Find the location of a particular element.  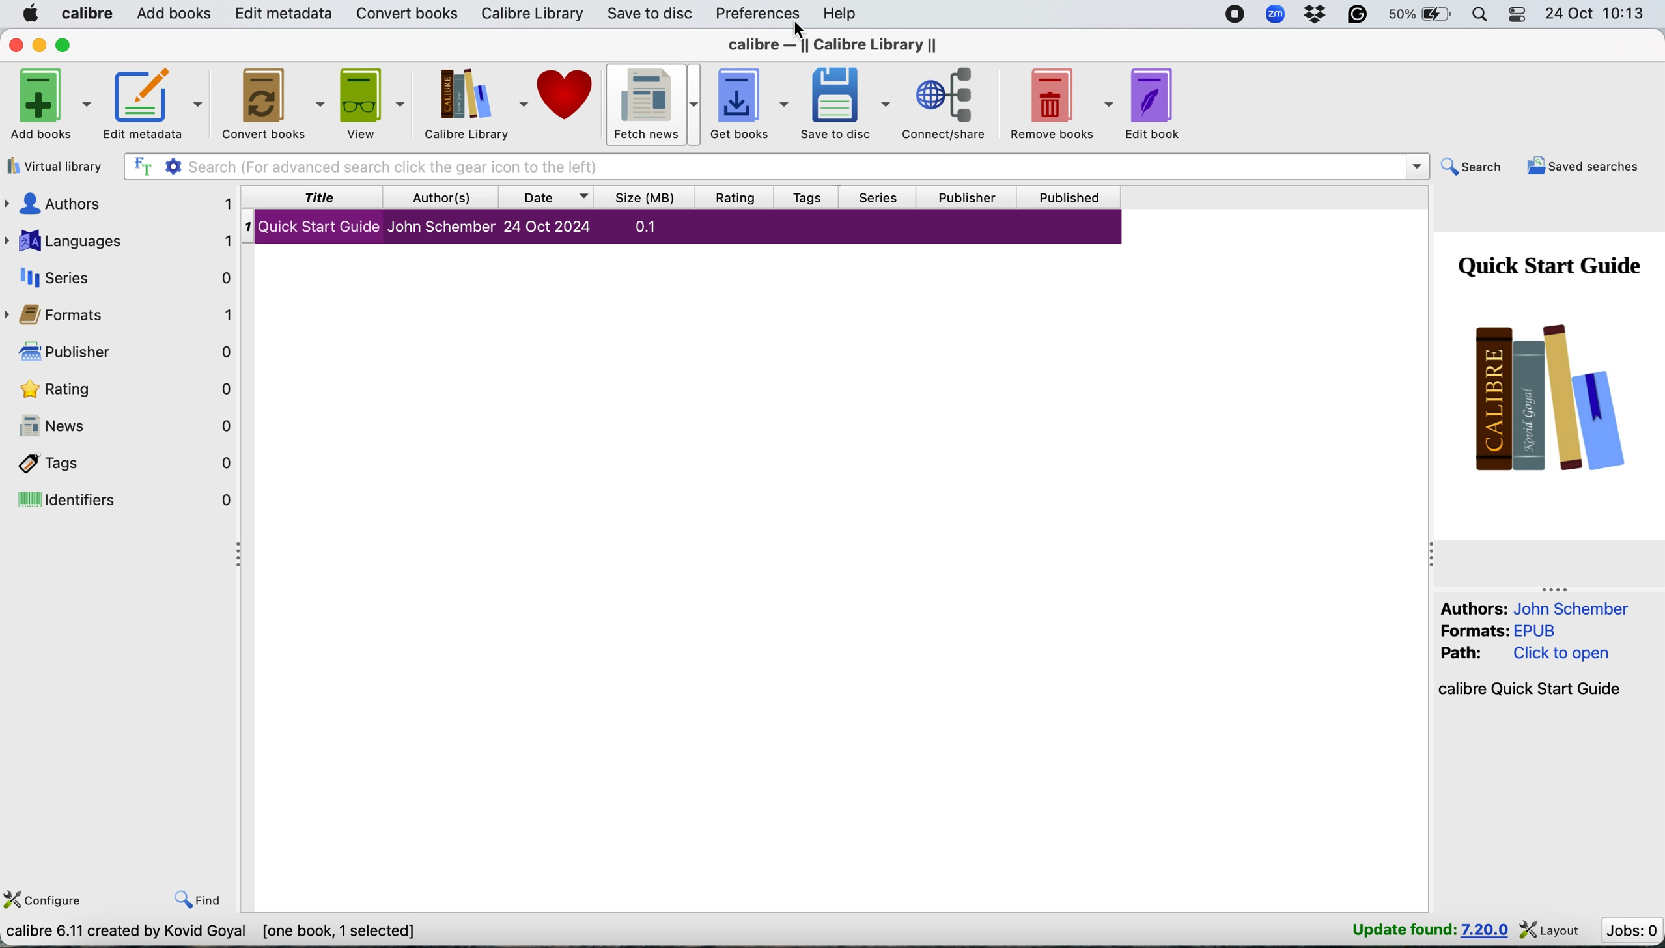

size is located at coordinates (647, 198).